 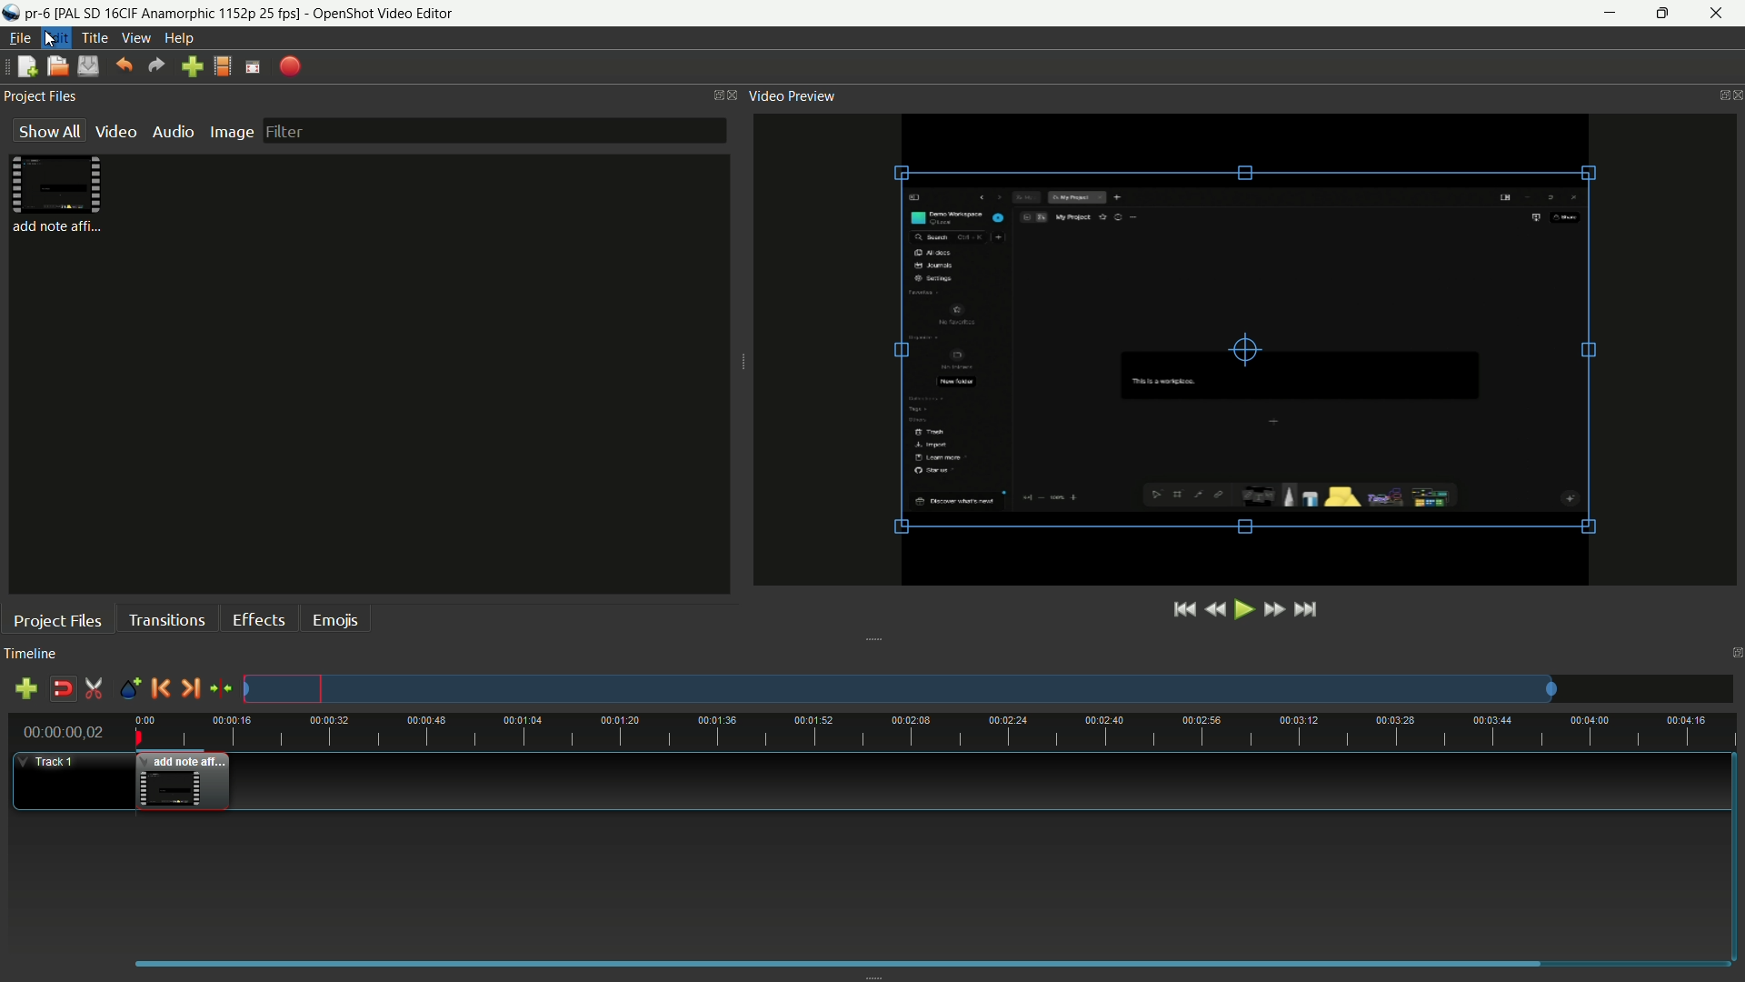 I want to click on project files, so click(x=42, y=95).